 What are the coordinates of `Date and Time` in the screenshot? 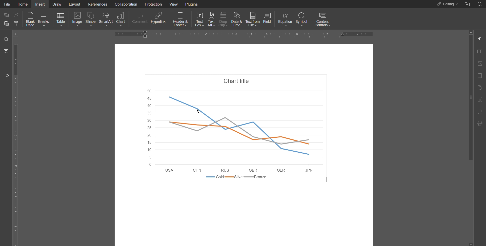 It's located at (237, 19).